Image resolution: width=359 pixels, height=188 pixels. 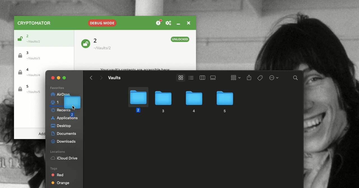 I want to click on Options, so click(x=273, y=77).